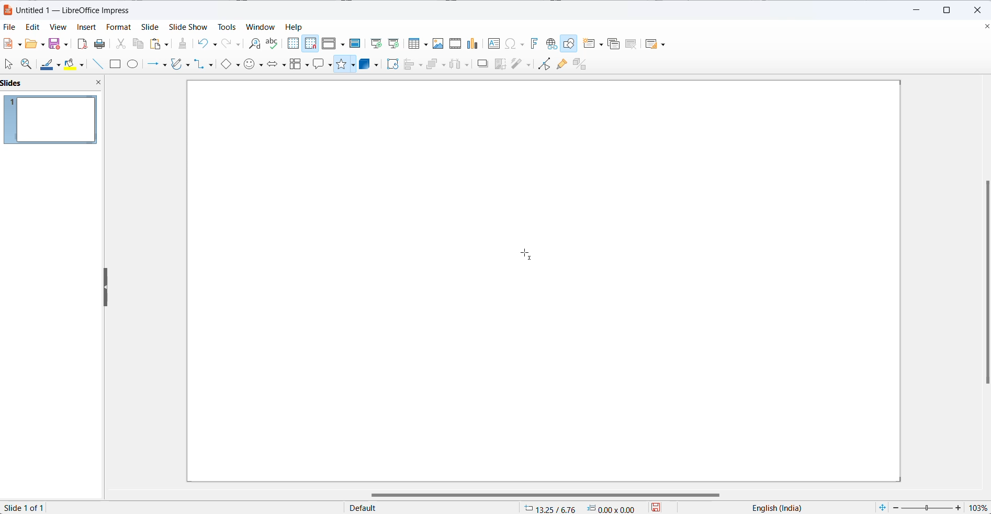 The height and width of the screenshot is (514, 991). What do you see at coordinates (980, 10) in the screenshot?
I see `close` at bounding box center [980, 10].